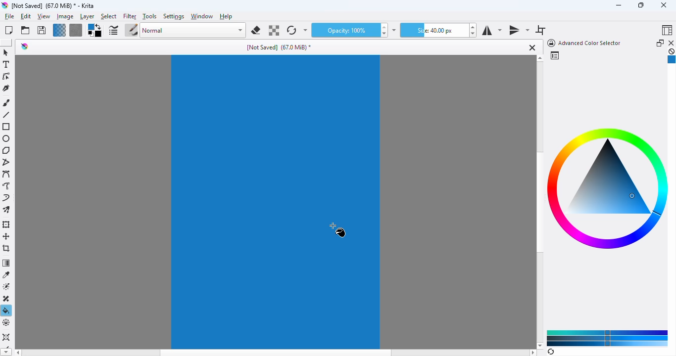  I want to click on smart patch tool, so click(7, 299).